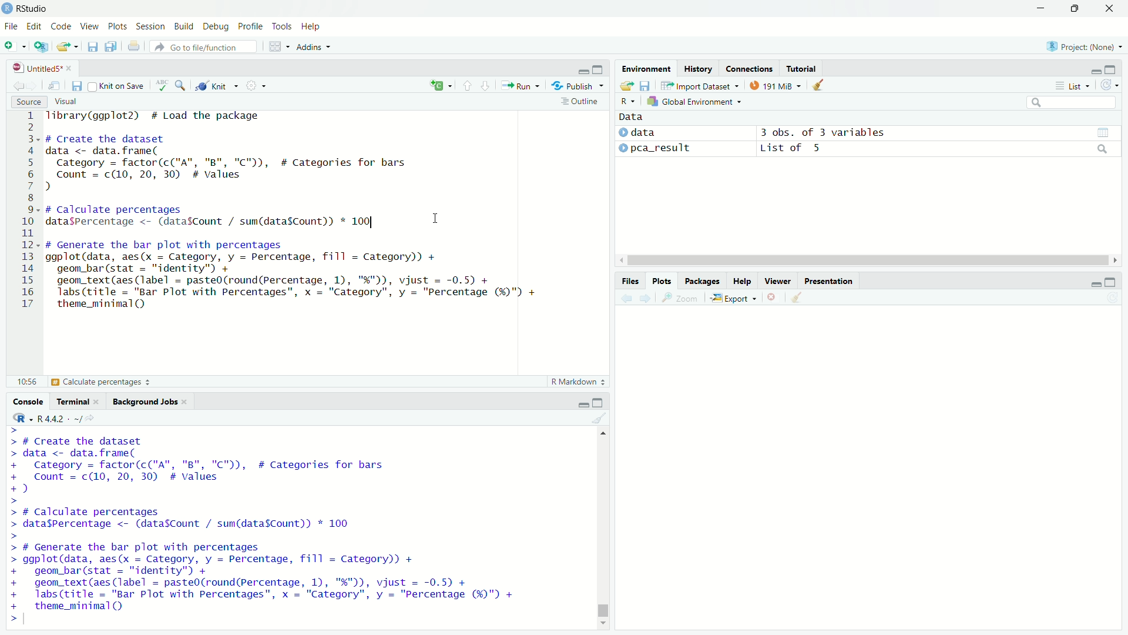 Image resolution: width=1128 pixels, height=635 pixels. Describe the element at coordinates (55, 86) in the screenshot. I see `show in new window` at that location.